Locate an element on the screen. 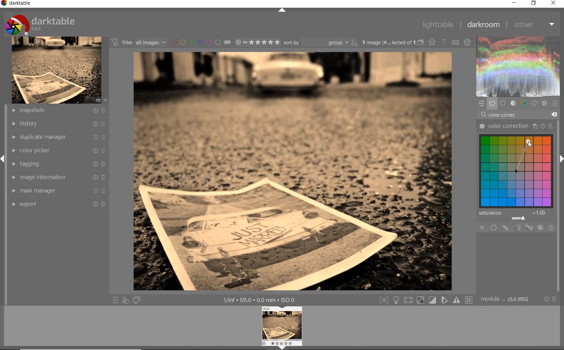  quick access to preset is located at coordinates (115, 299).